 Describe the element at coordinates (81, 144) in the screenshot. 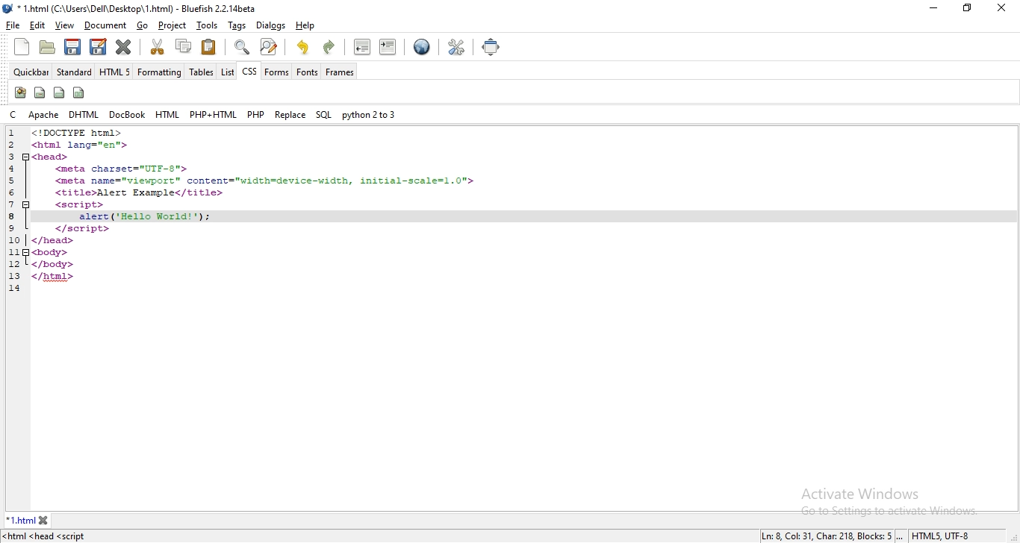

I see `<html lang="en">` at that location.